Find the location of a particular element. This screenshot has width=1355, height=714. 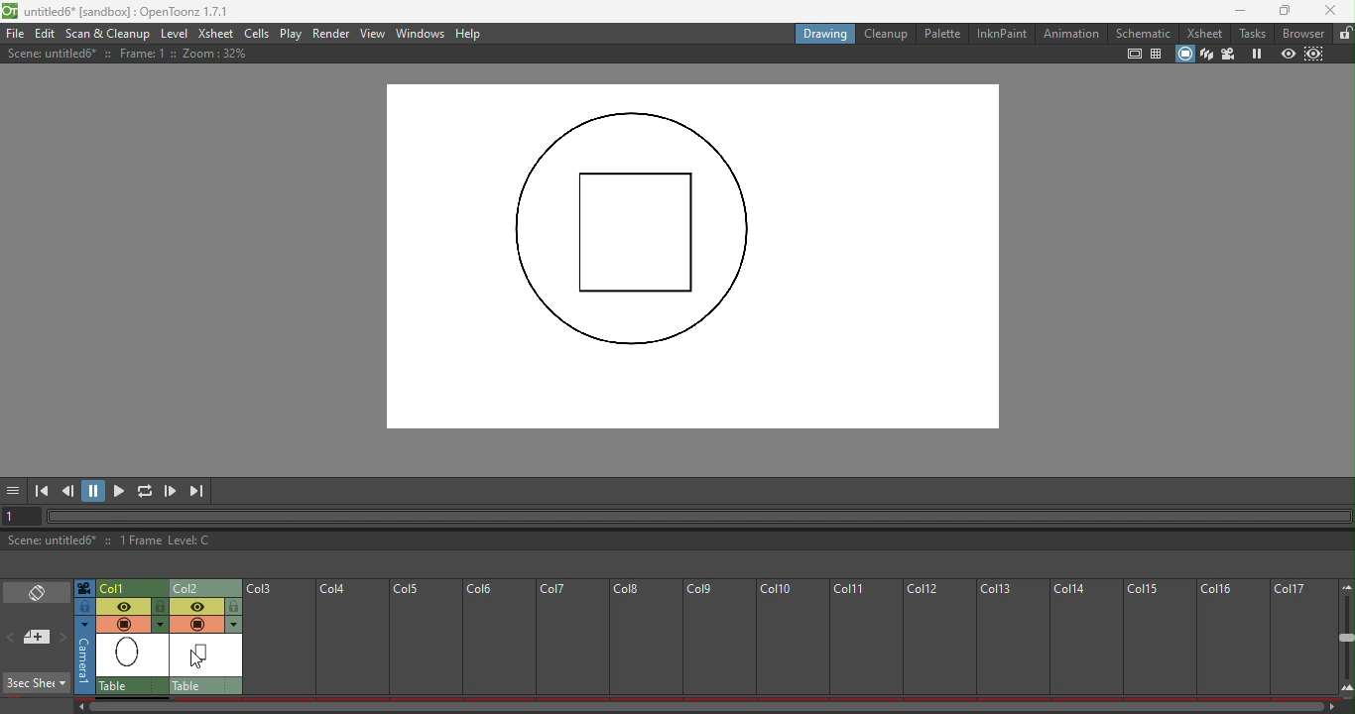

Maximize is located at coordinates (1280, 12).